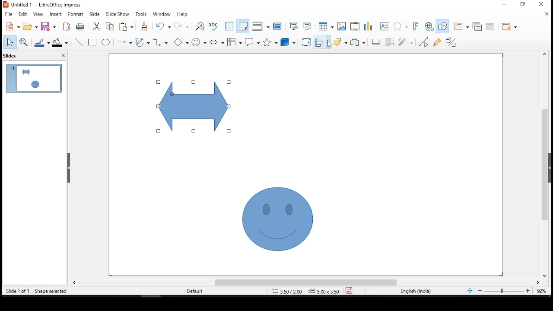 This screenshot has height=311, width=553. What do you see at coordinates (253, 43) in the screenshot?
I see `callout shapes` at bounding box center [253, 43].